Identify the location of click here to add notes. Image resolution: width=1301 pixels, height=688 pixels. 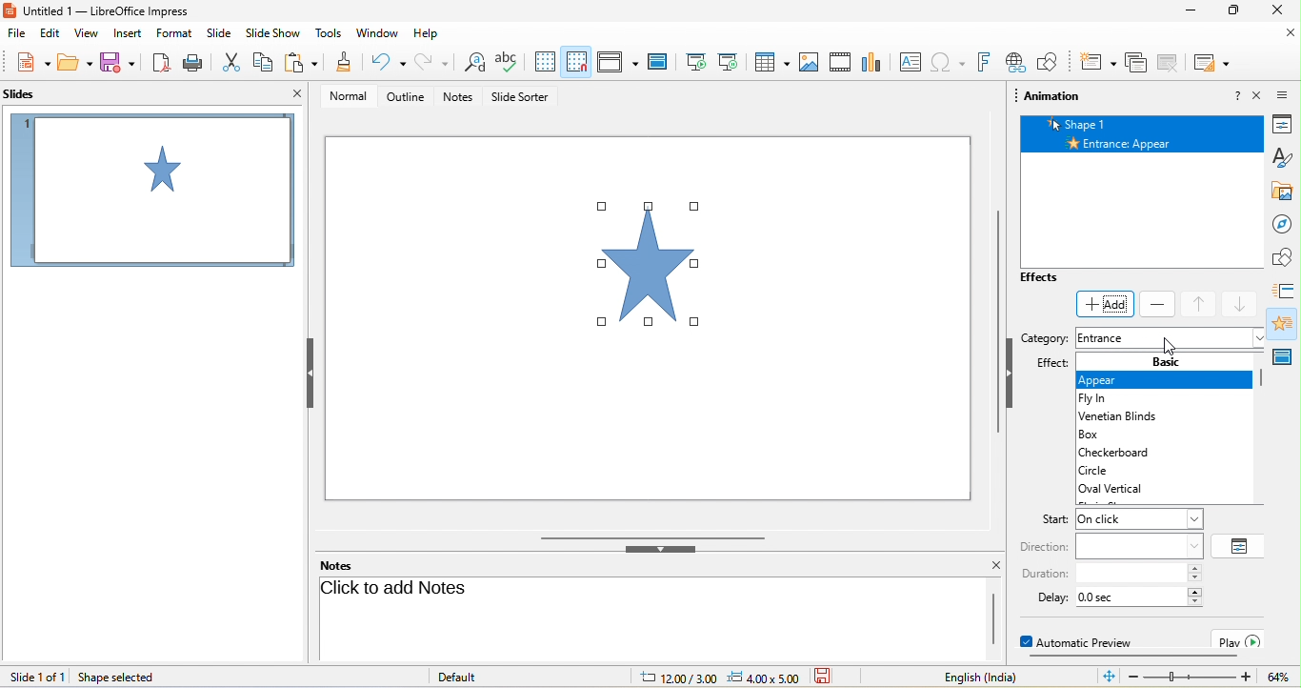
(648, 616).